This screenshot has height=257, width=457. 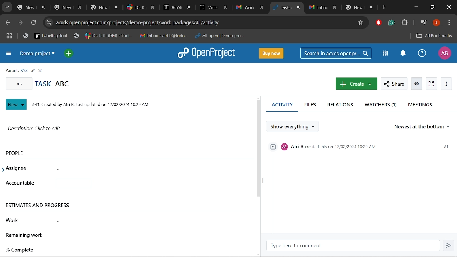 I want to click on Notification, so click(x=404, y=54).